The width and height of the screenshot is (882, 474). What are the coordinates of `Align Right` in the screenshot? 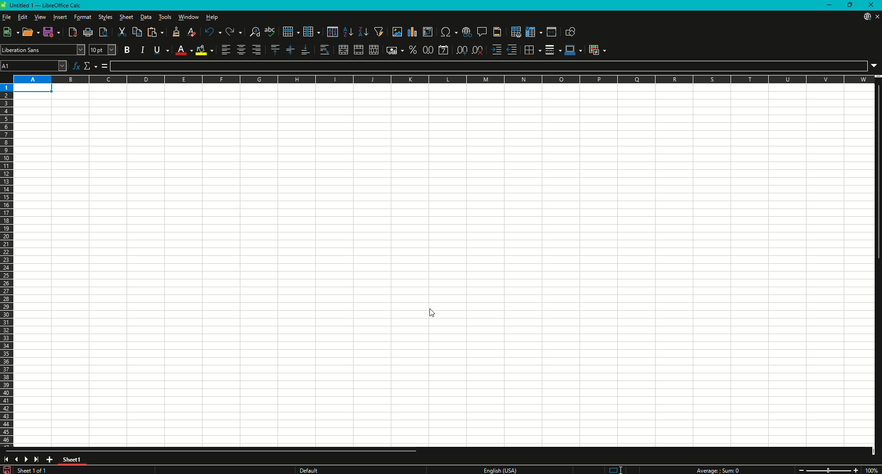 It's located at (256, 50).